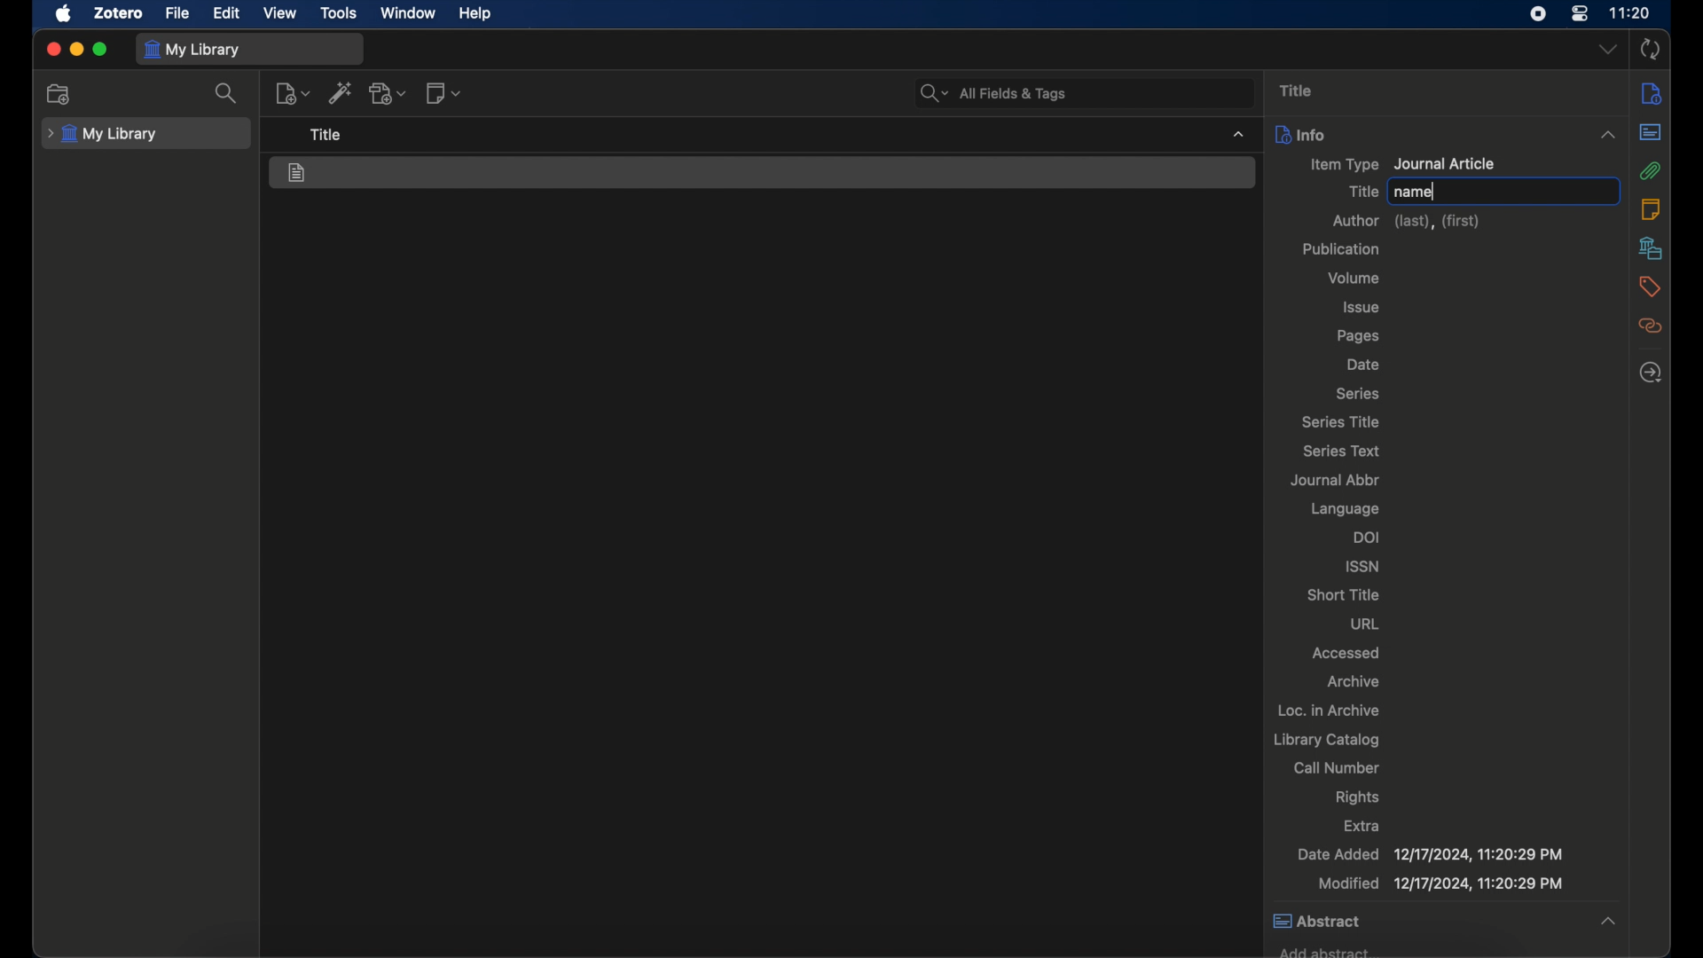  I want to click on language, so click(1346, 509).